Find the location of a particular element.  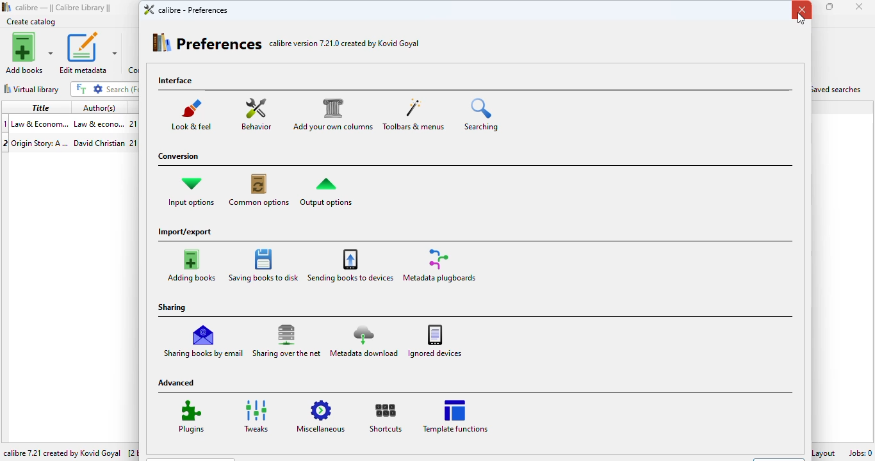

output options is located at coordinates (326, 190).